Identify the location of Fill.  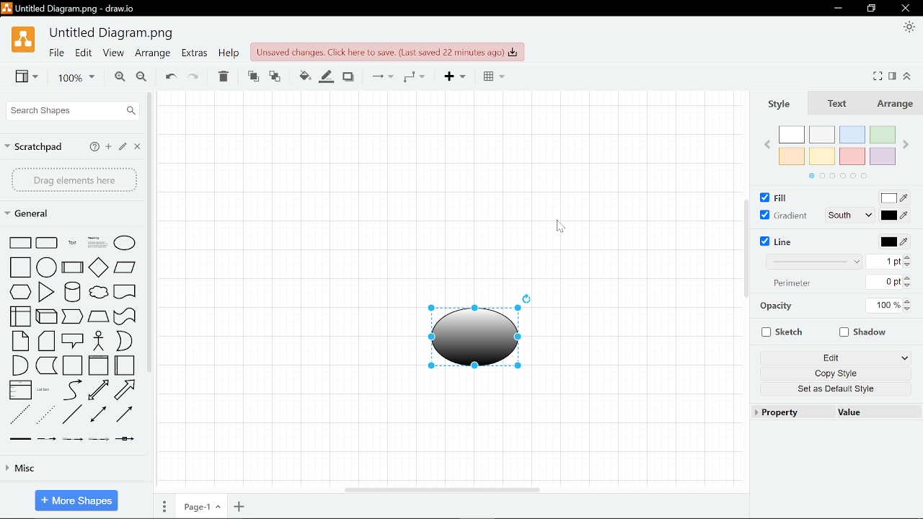
(772, 197).